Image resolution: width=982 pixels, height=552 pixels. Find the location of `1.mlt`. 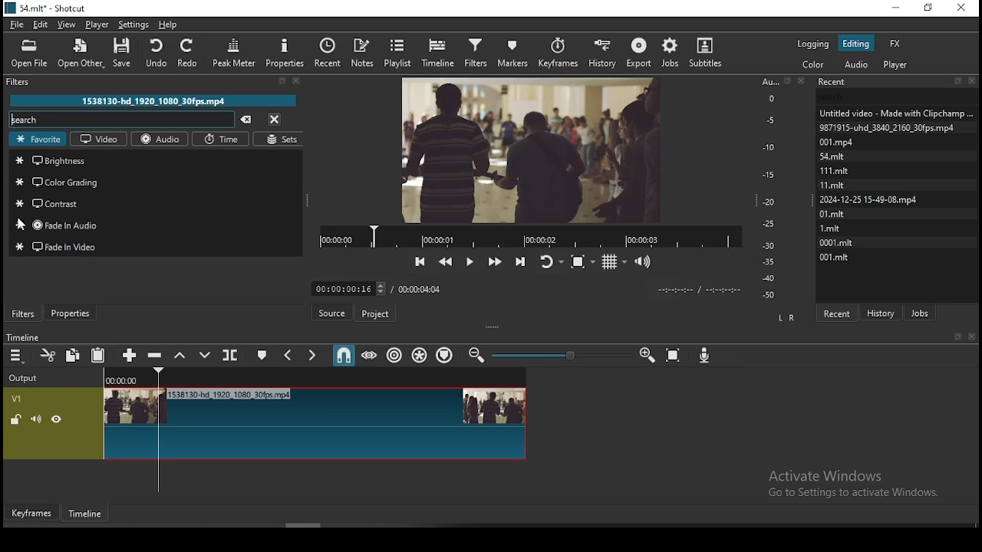

1.mlt is located at coordinates (833, 228).